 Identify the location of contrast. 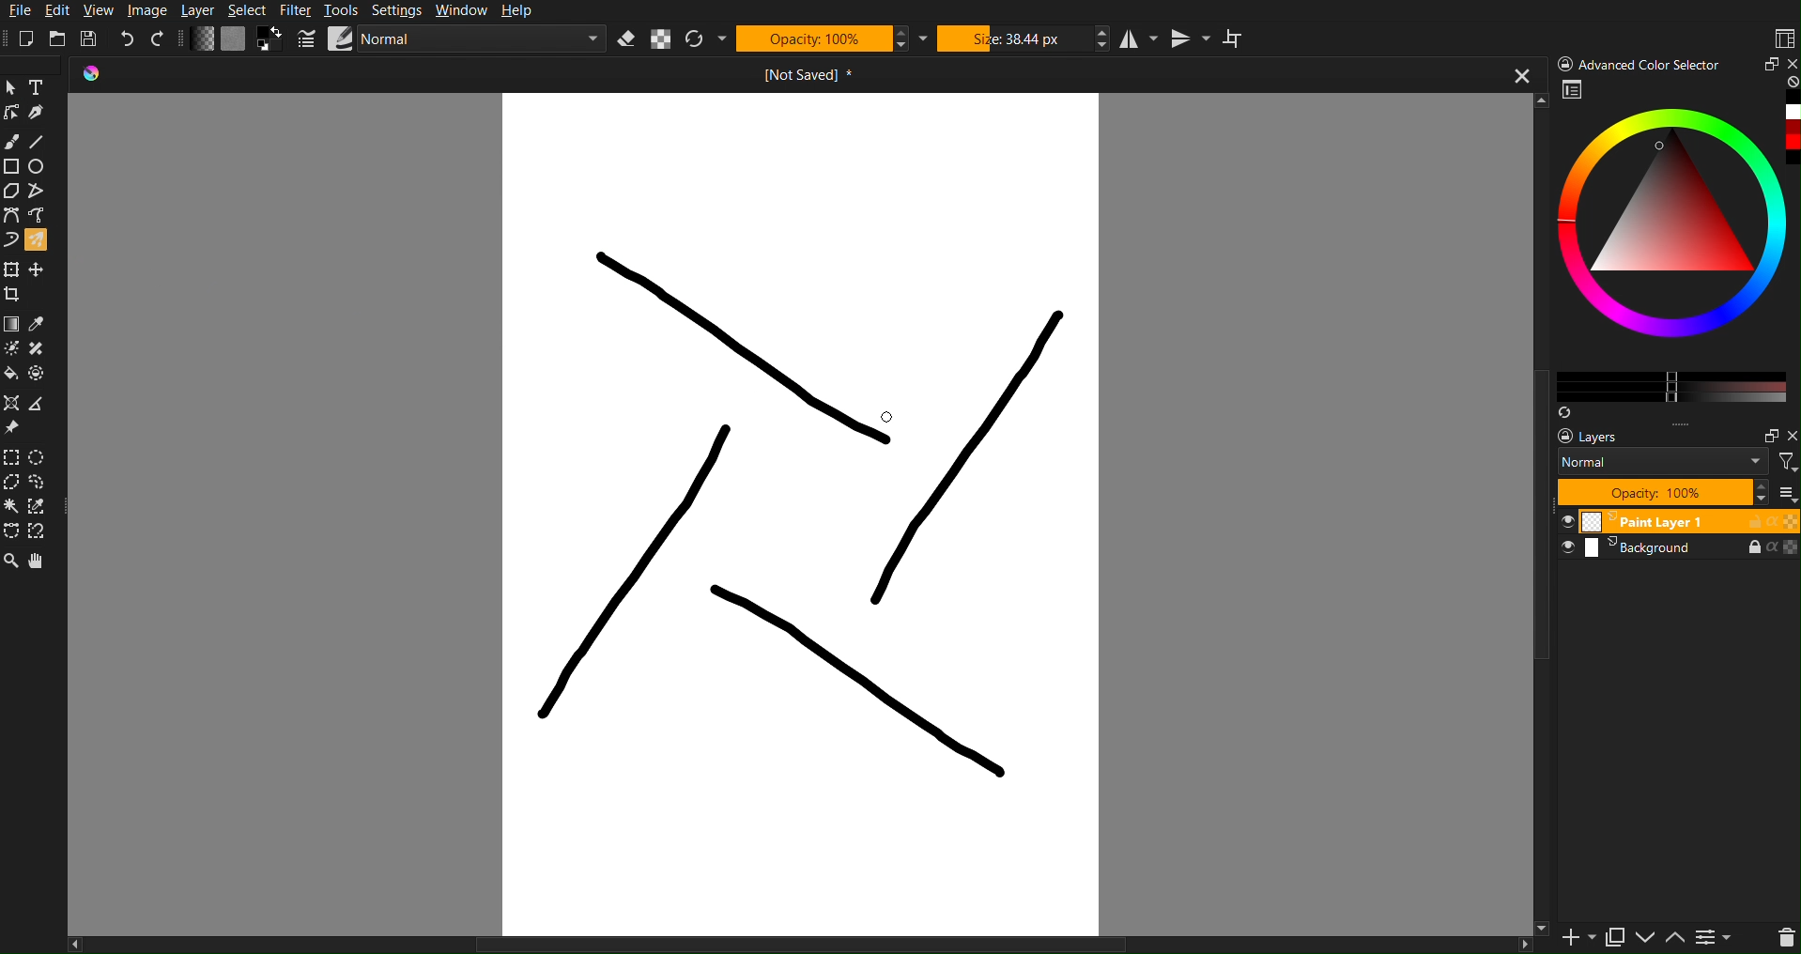
(1716, 941).